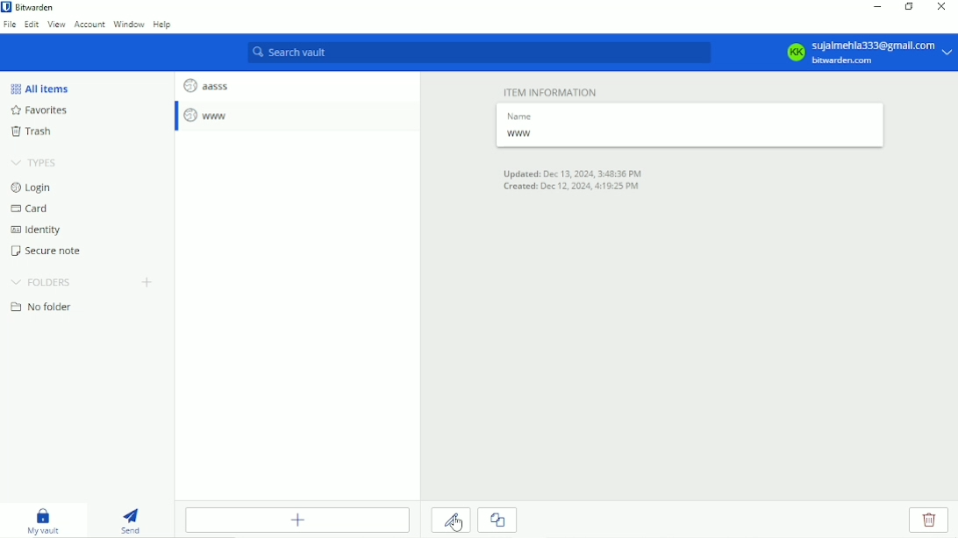  I want to click on No folder, so click(41, 308).